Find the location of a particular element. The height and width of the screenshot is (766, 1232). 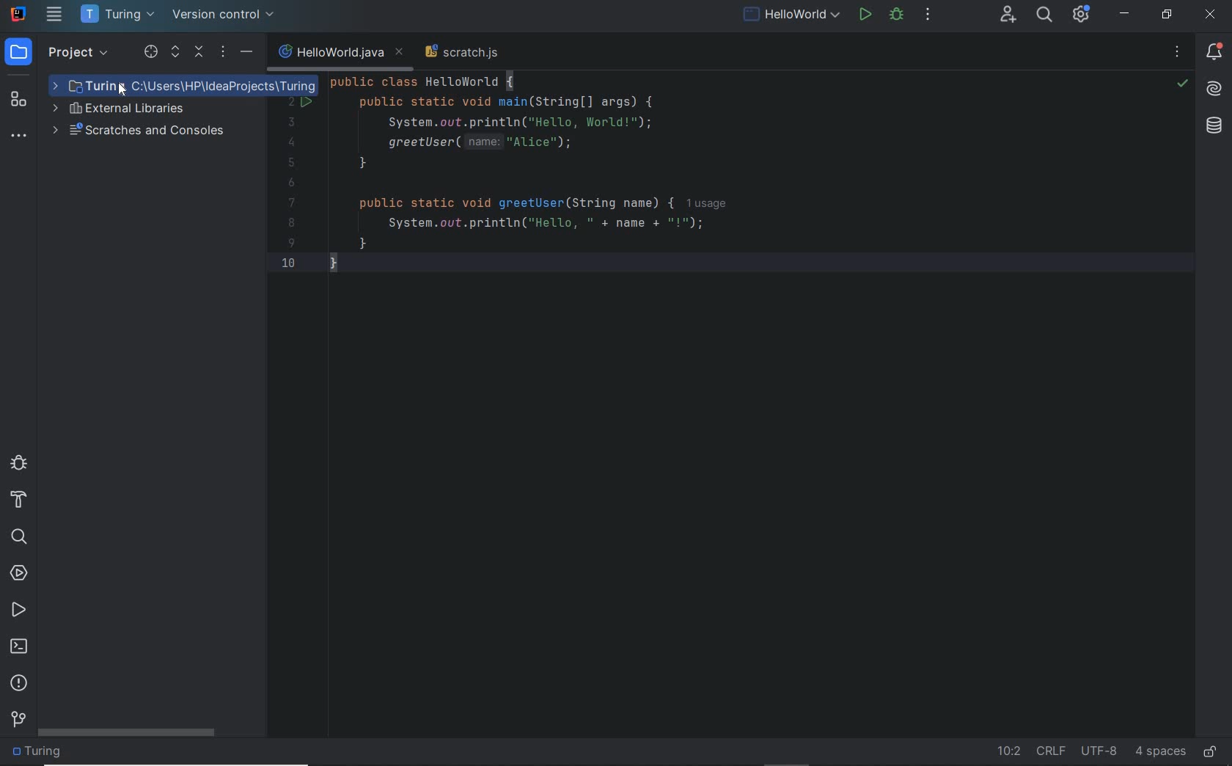

no problems highlighted is located at coordinates (1183, 84).